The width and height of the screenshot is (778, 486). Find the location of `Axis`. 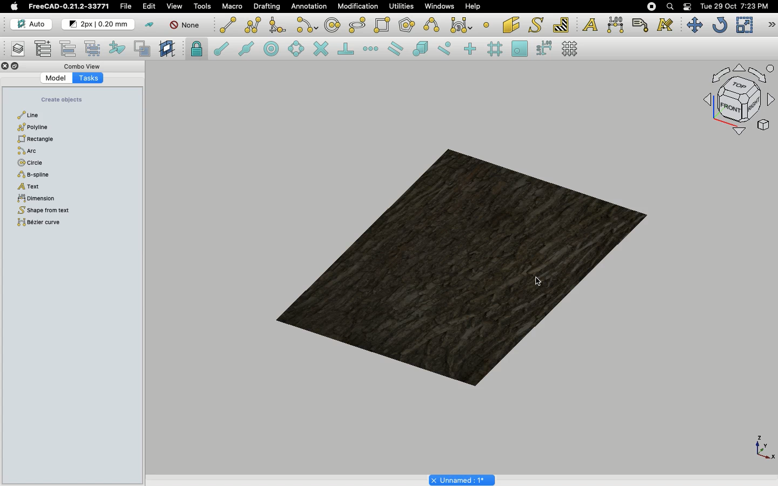

Axis is located at coordinates (763, 447).